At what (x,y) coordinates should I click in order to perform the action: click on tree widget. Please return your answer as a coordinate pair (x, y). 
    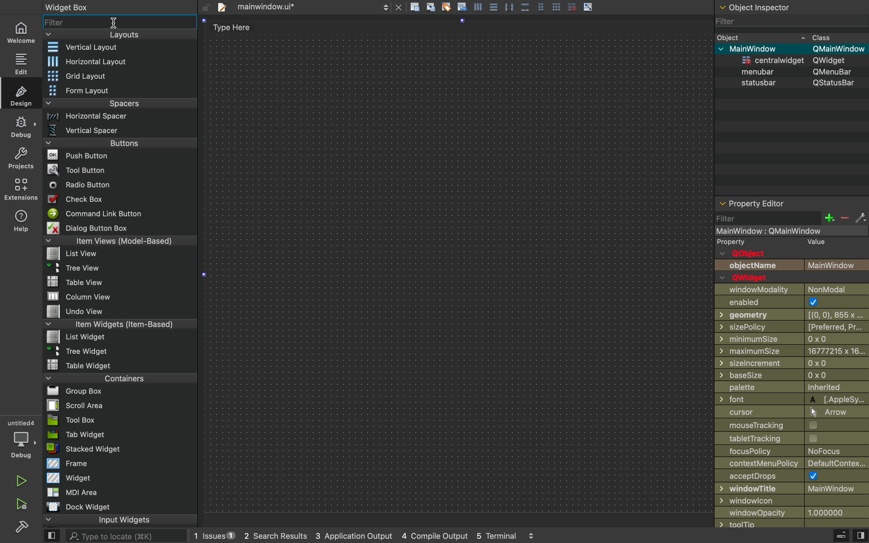
    Looking at the image, I should click on (121, 351).